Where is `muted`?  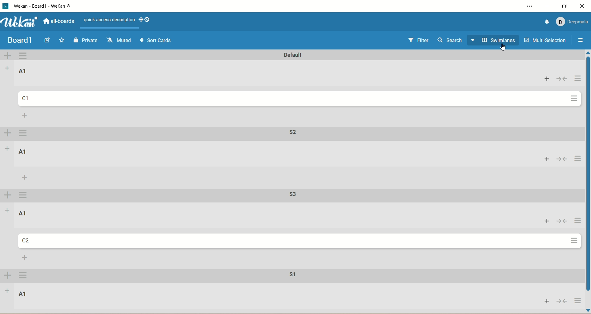 muted is located at coordinates (118, 40).